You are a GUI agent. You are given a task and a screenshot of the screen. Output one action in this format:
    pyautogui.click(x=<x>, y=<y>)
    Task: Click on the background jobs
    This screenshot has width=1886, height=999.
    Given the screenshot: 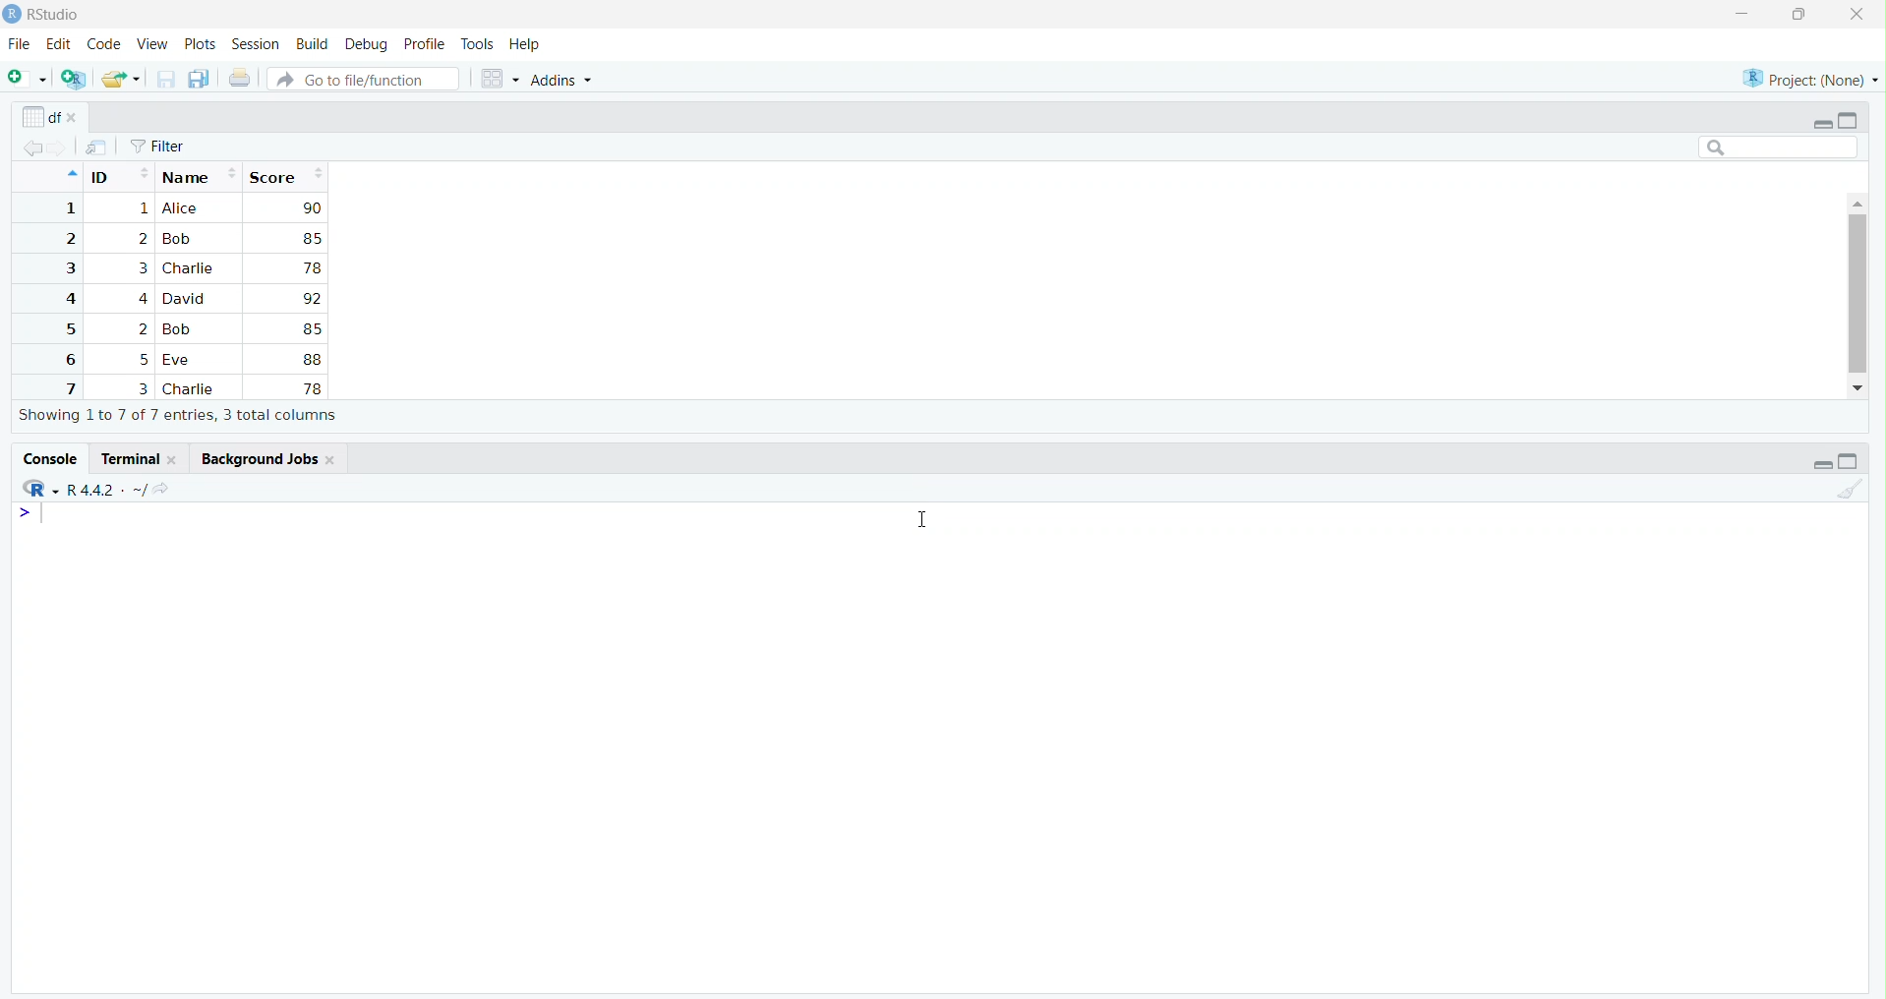 What is the action you would take?
    pyautogui.click(x=255, y=458)
    